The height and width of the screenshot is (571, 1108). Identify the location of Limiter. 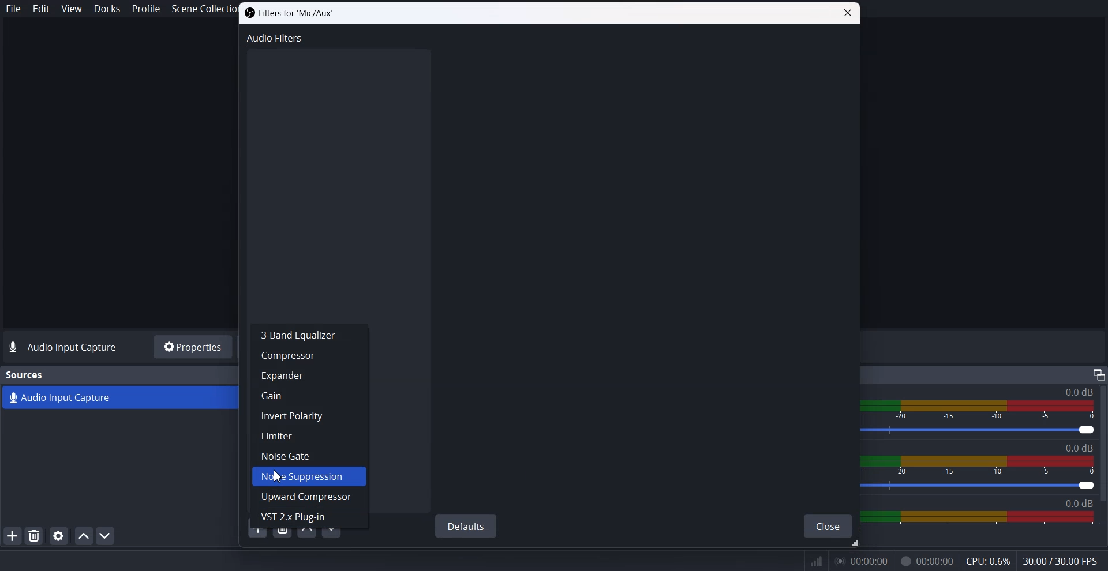
(309, 435).